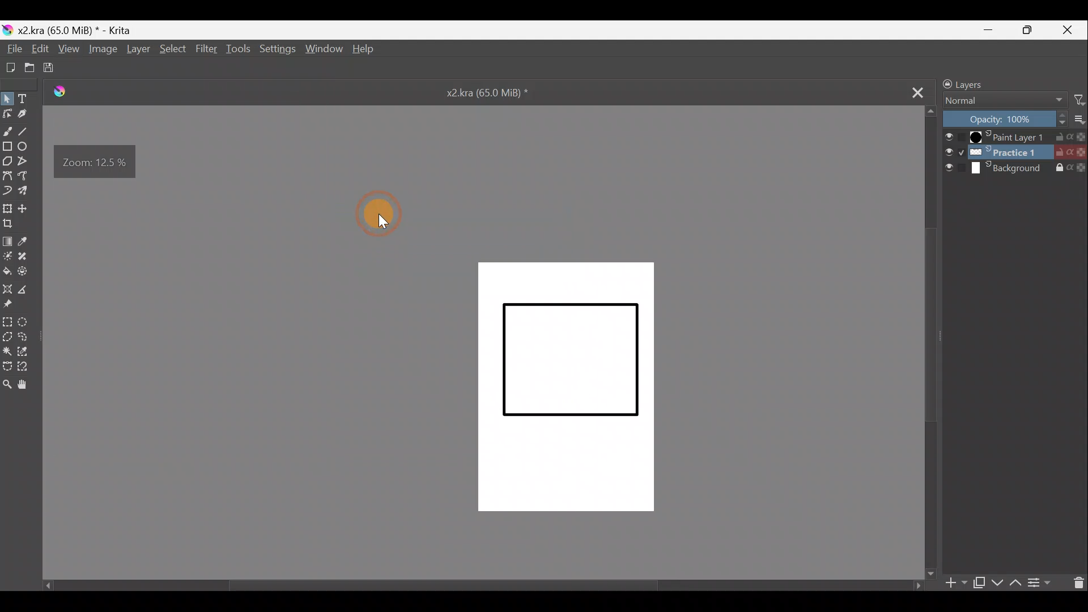  Describe the element at coordinates (139, 51) in the screenshot. I see `Layer` at that location.